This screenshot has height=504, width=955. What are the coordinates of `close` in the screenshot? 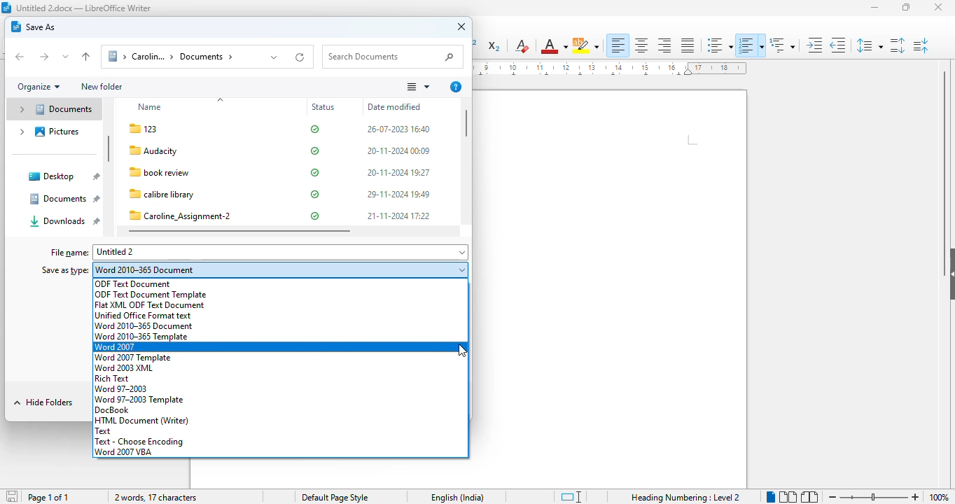 It's located at (939, 8).